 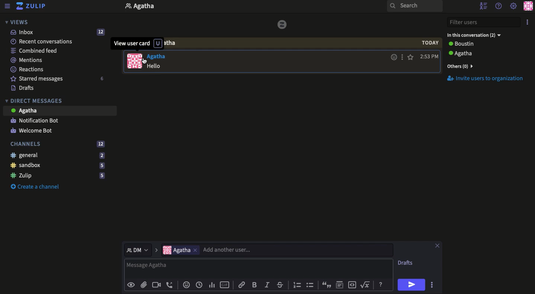 I want to click on Number bullet, so click(x=297, y=285).